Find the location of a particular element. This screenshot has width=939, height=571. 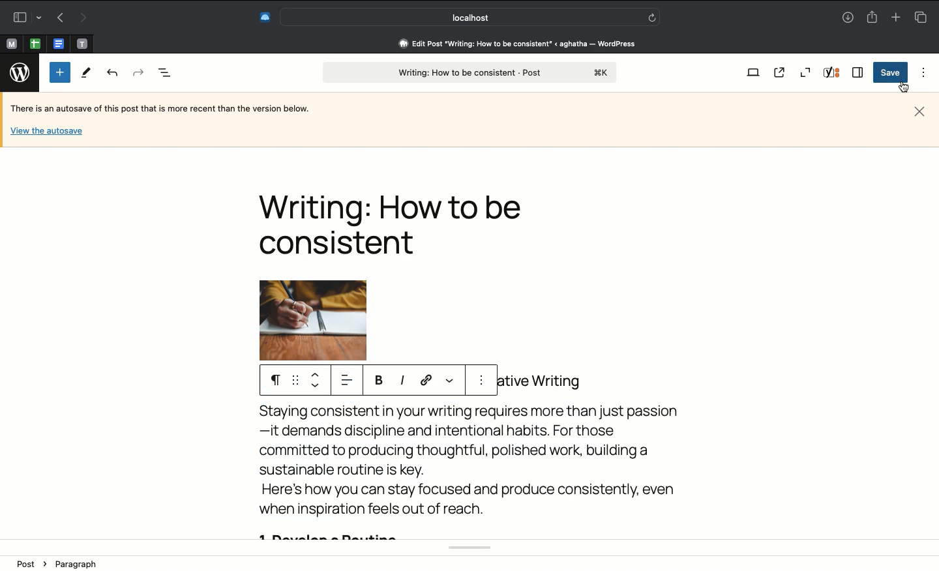

Tabs is located at coordinates (920, 17).